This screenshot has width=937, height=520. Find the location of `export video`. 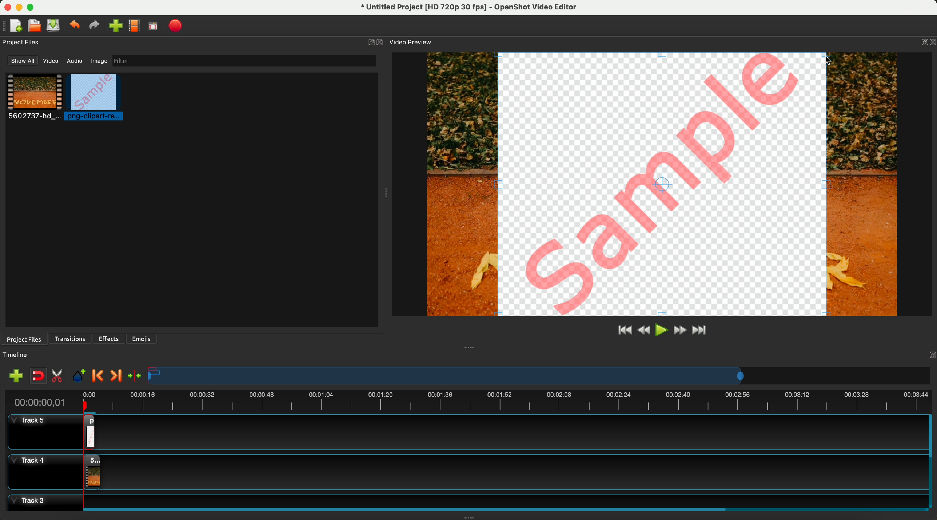

export video is located at coordinates (178, 26).